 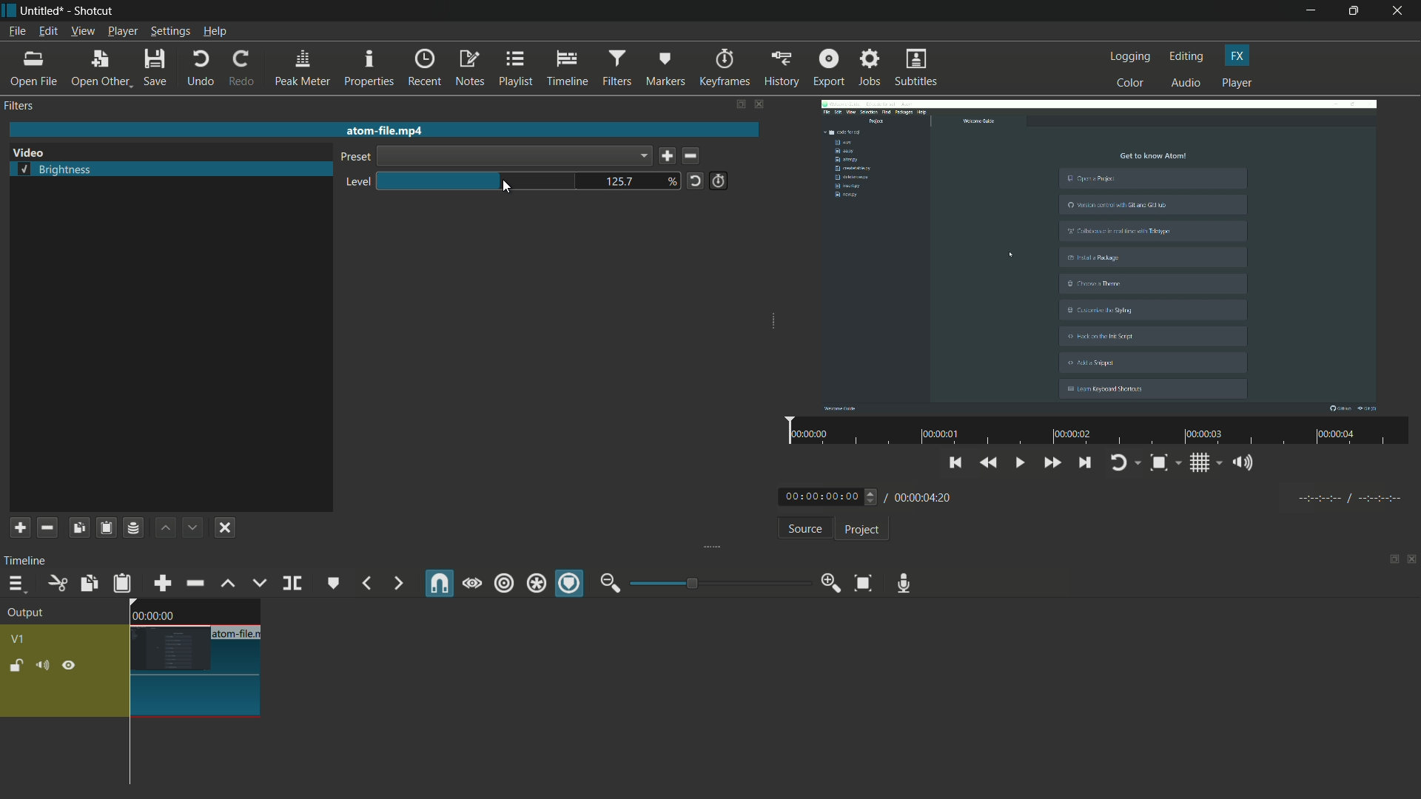 What do you see at coordinates (366, 584) in the screenshot?
I see `previous marker` at bounding box center [366, 584].